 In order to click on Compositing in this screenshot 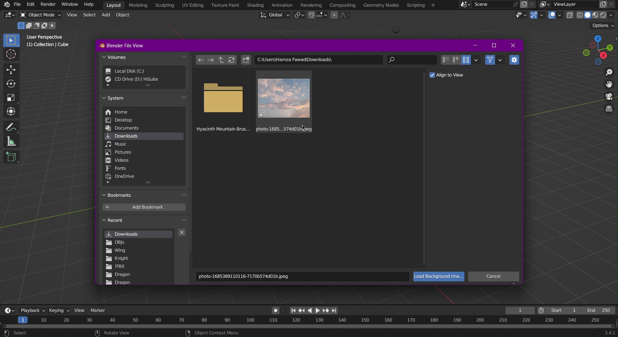, I will do `click(342, 5)`.